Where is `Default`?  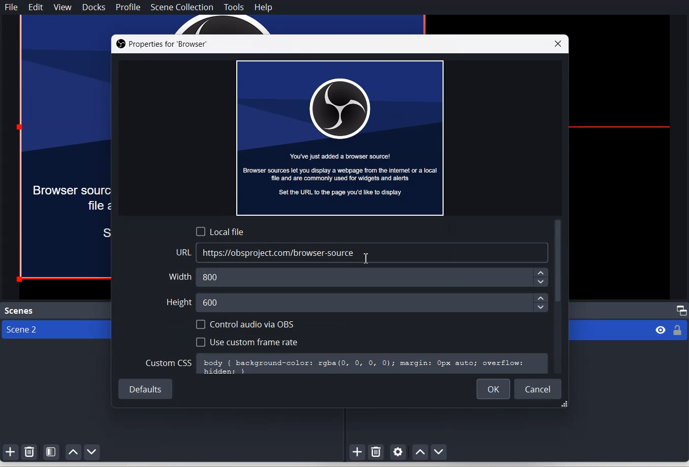 Default is located at coordinates (145, 388).